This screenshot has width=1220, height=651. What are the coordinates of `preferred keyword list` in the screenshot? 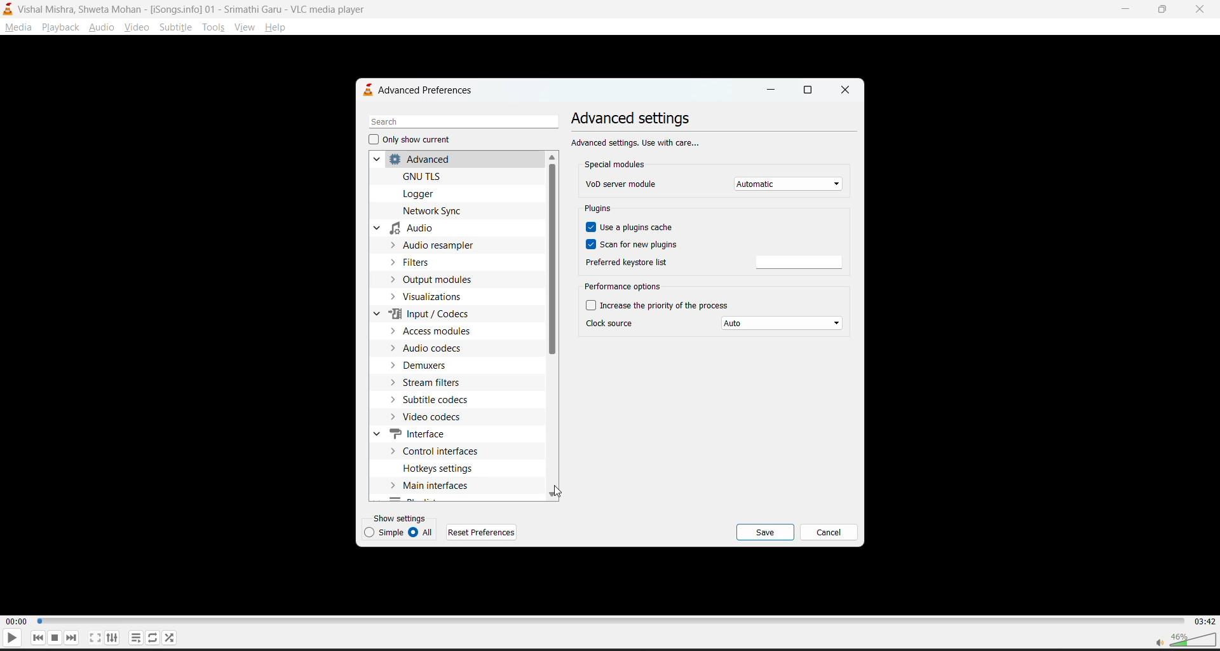 It's located at (802, 263).